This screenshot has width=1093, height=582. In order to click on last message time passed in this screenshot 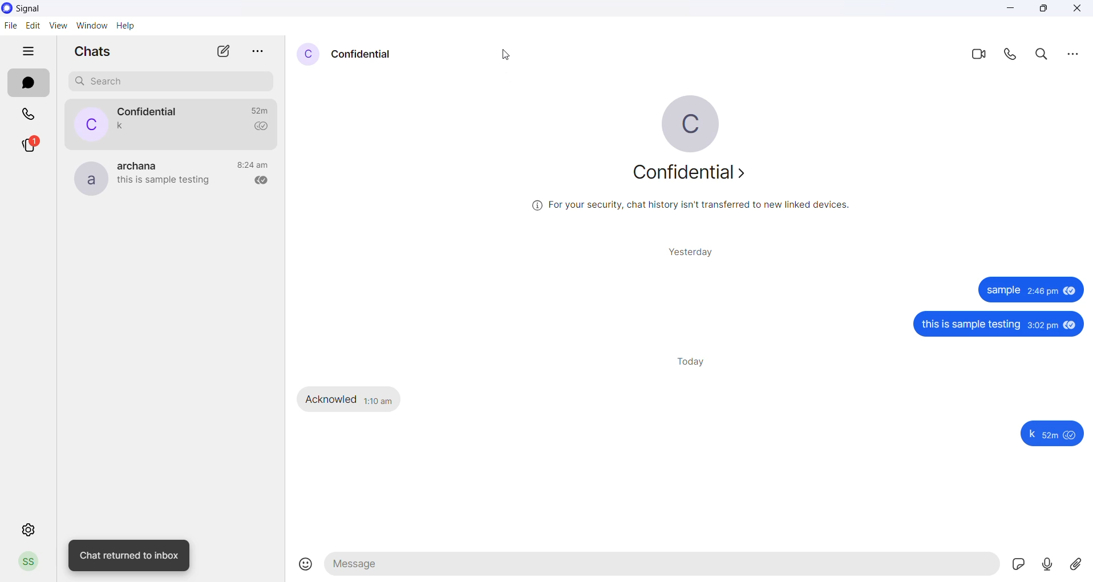, I will do `click(264, 109)`.